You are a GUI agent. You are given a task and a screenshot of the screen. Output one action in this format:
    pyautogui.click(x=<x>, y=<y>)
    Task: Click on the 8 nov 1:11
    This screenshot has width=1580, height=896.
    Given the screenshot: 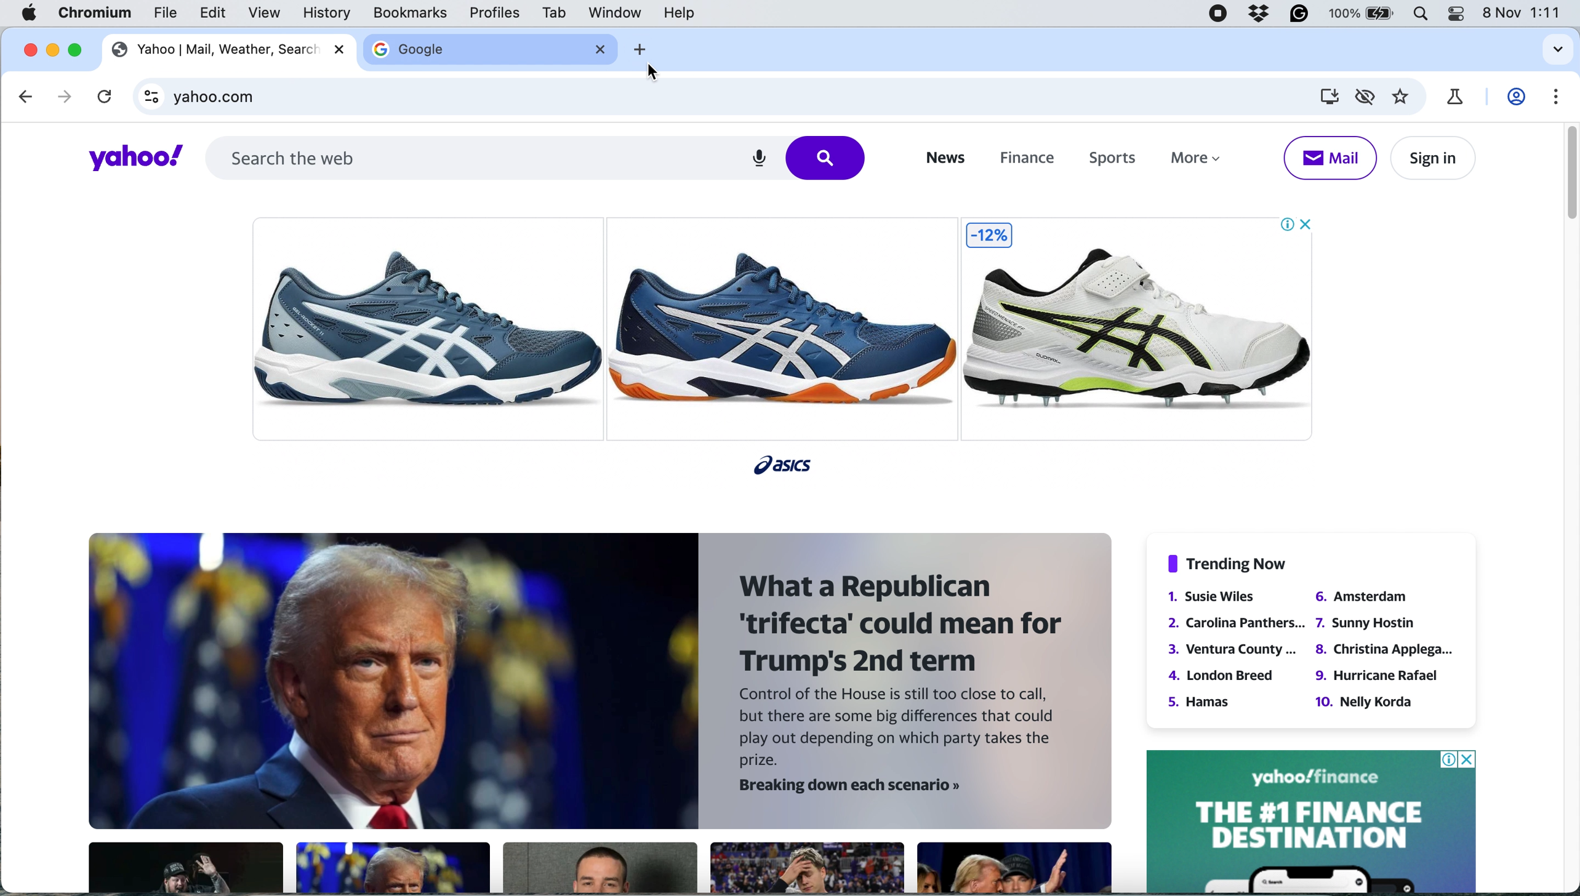 What is the action you would take?
    pyautogui.click(x=1525, y=13)
    